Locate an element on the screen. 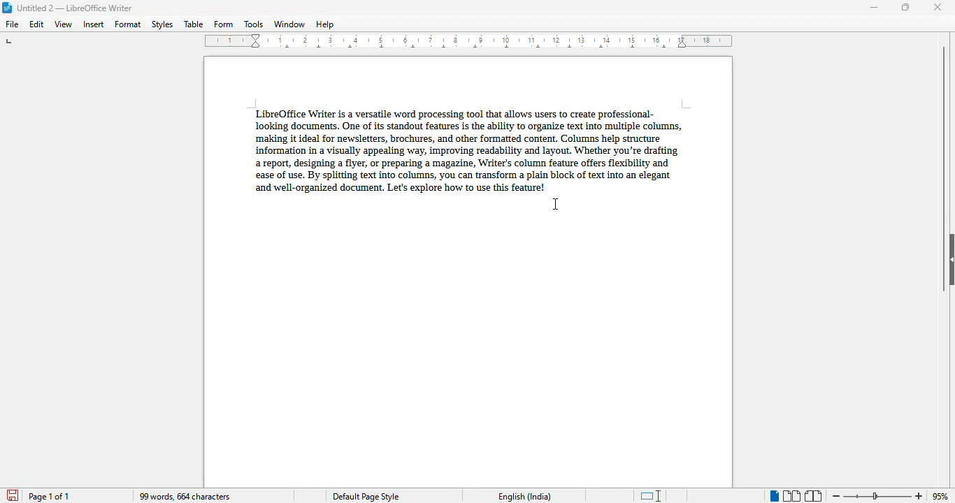 The height and width of the screenshot is (503, 955). close is located at coordinates (939, 6).